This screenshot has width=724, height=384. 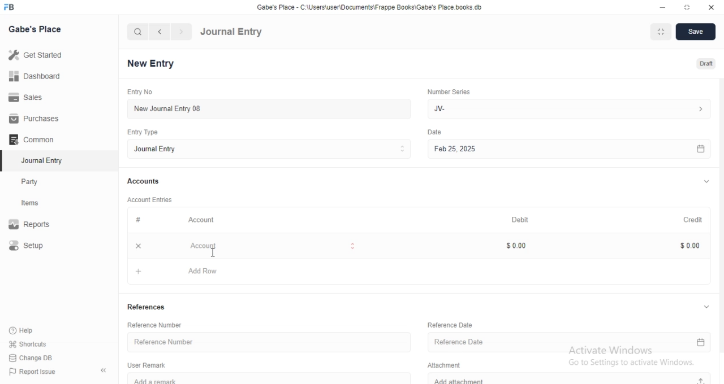 I want to click on Get Started, so click(x=38, y=57).